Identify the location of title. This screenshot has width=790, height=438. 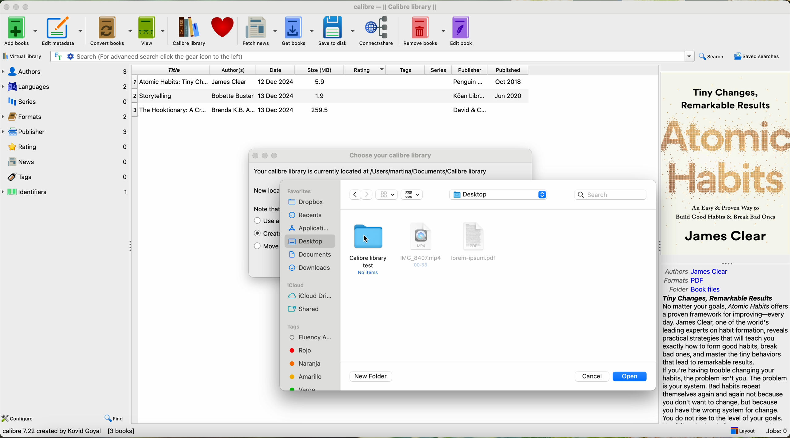
(171, 70).